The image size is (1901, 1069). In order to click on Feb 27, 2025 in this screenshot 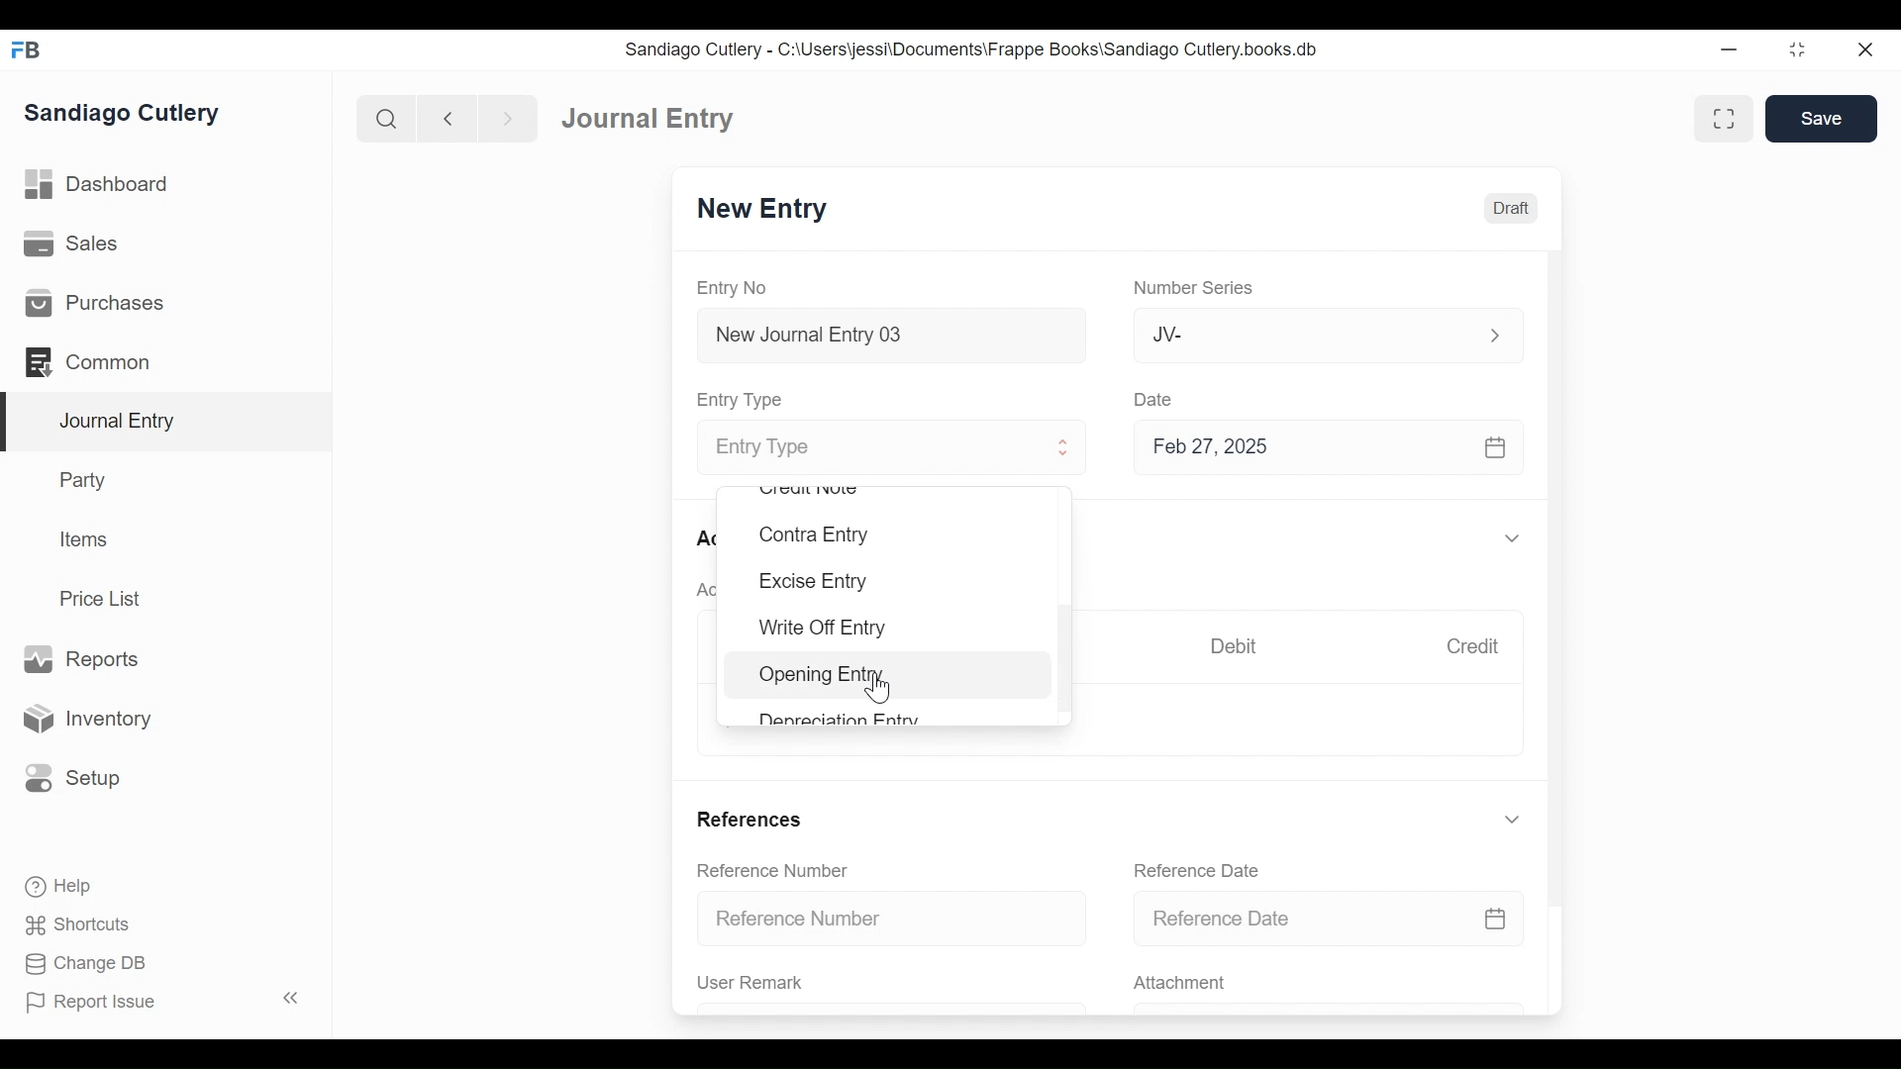, I will do `click(1325, 448)`.